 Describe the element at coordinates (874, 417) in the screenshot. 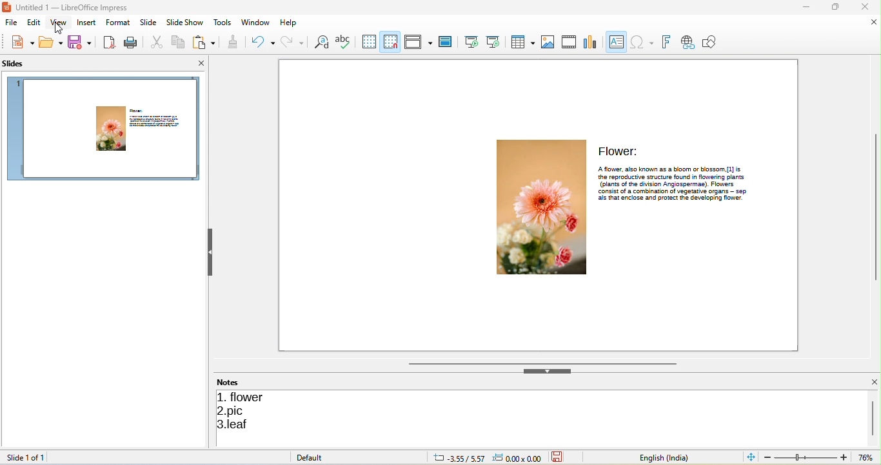

I see `vertical scroll bar` at that location.